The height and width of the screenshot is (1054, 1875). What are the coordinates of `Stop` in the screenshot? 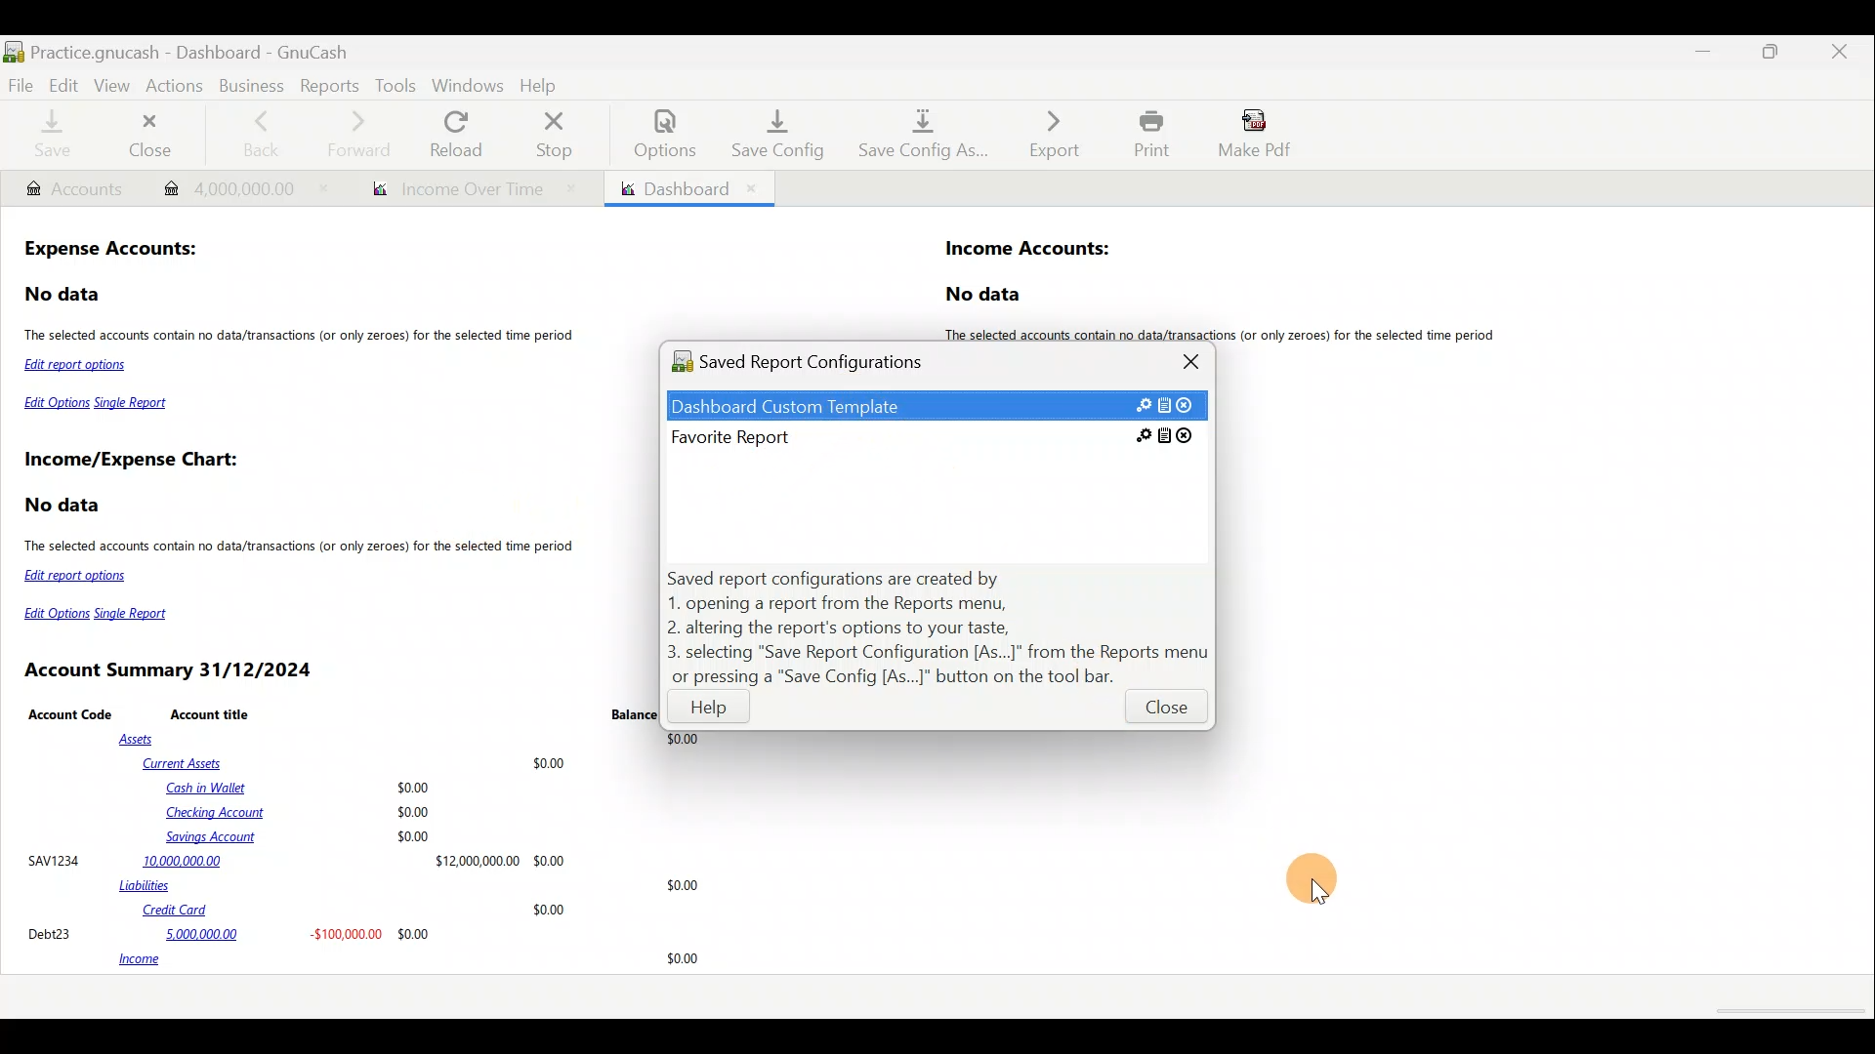 It's located at (560, 134).